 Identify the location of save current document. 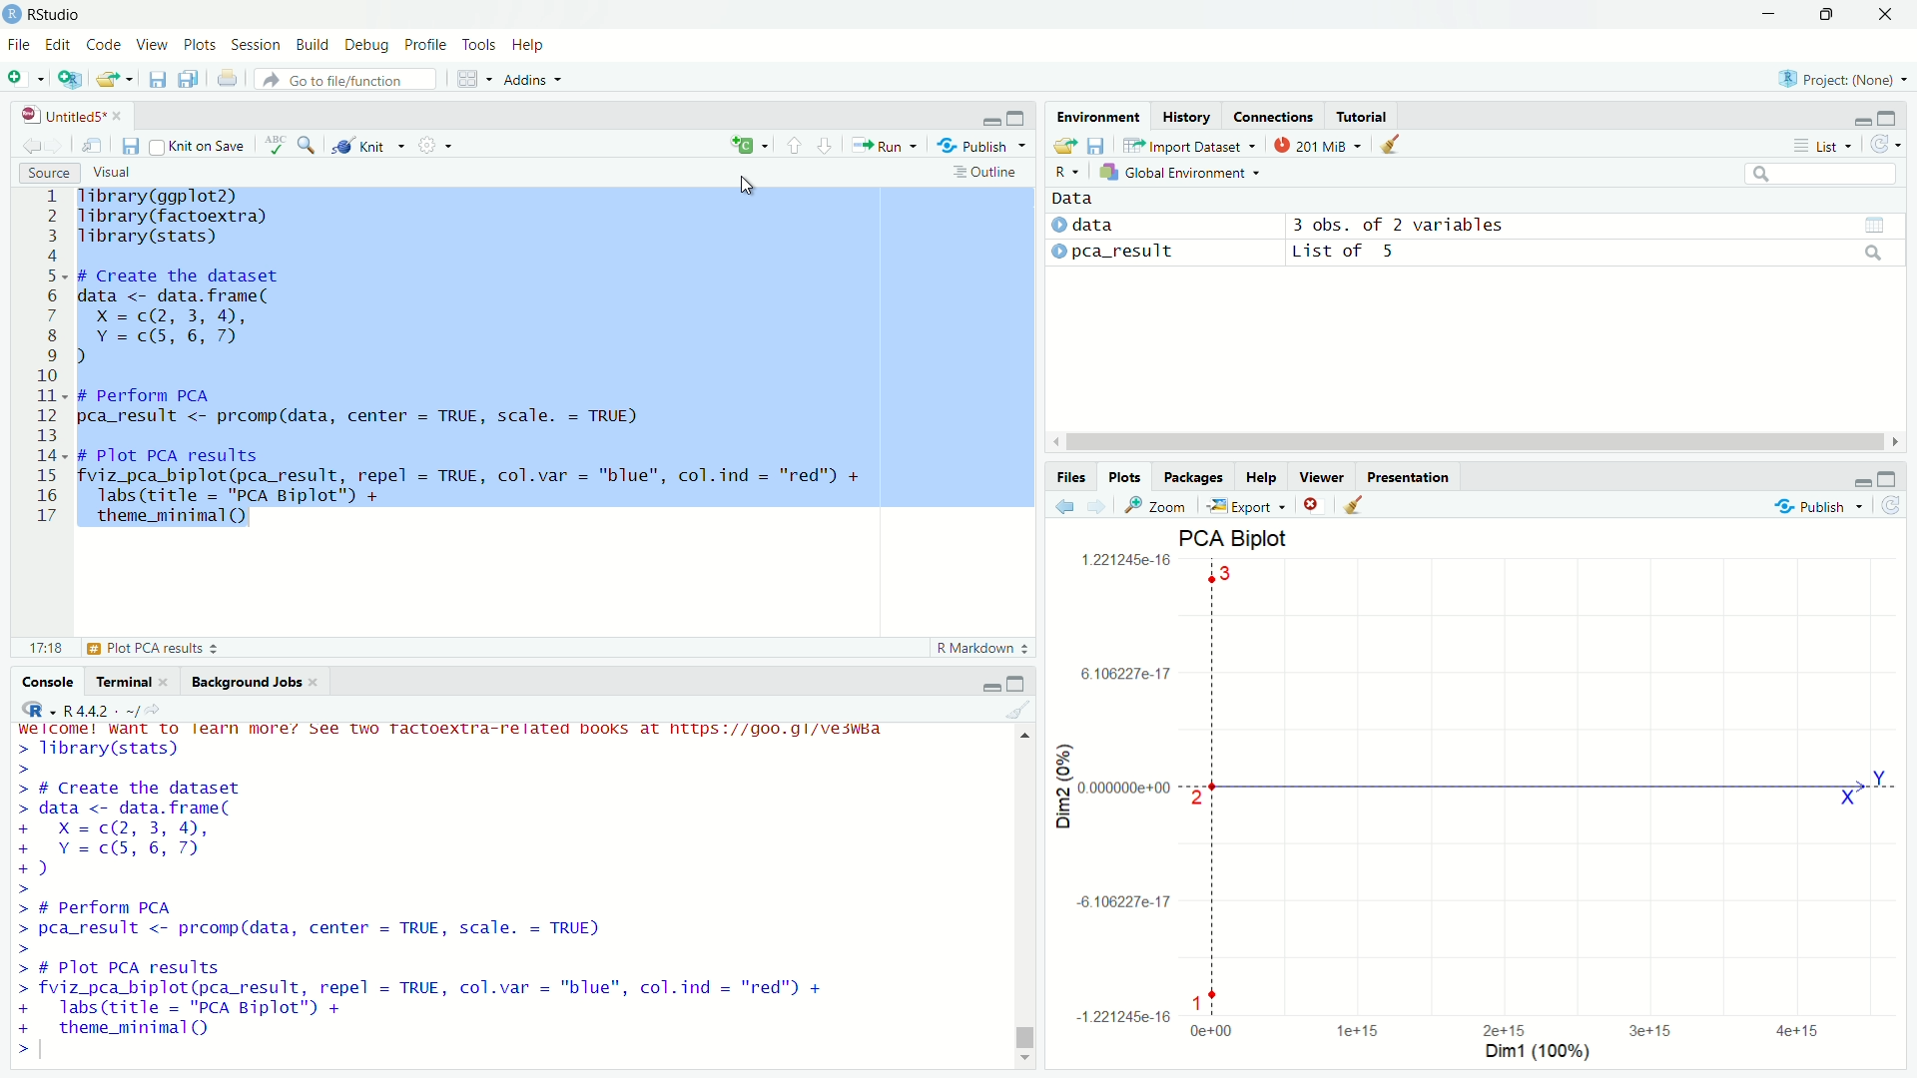
(132, 146).